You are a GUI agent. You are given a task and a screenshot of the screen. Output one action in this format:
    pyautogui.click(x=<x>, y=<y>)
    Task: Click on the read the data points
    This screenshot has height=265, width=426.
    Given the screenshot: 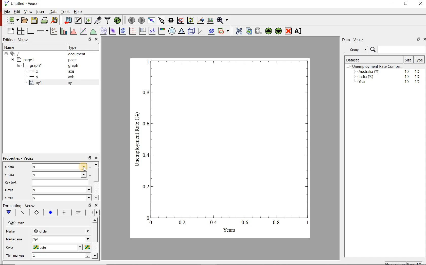 What is the action you would take?
    pyautogui.click(x=171, y=20)
    